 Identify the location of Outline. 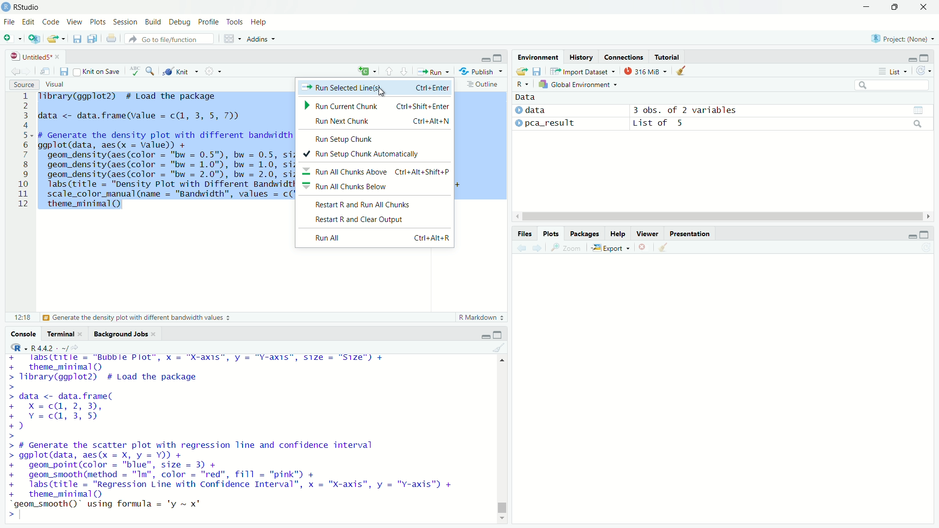
(485, 84).